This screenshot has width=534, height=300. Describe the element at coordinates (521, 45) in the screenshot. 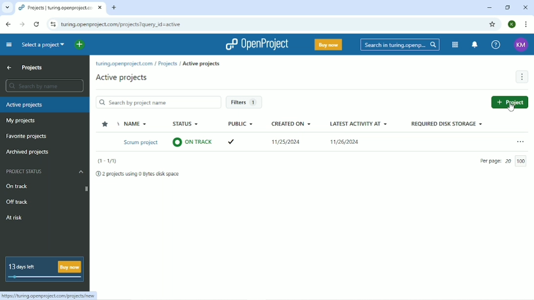

I see `KM` at that location.